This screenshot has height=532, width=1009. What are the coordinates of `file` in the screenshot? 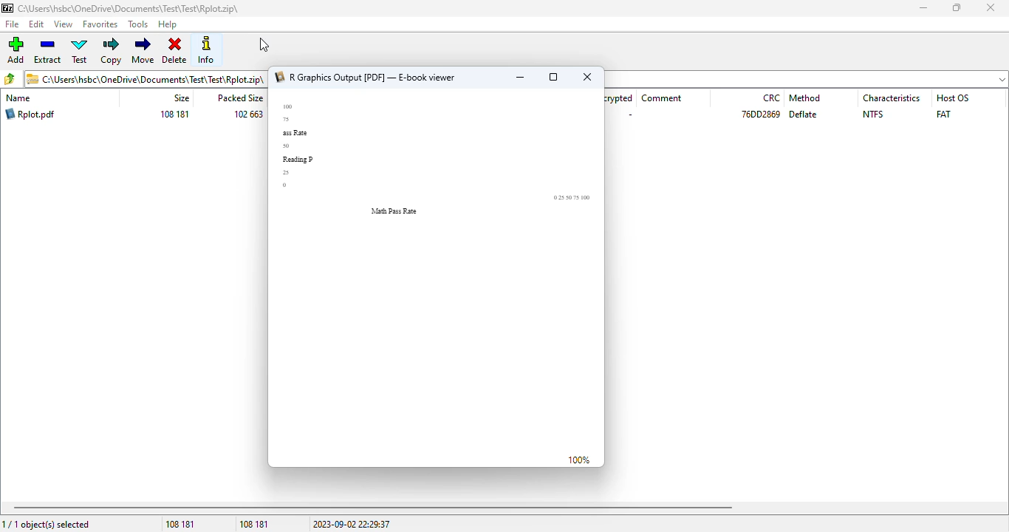 It's located at (13, 24).